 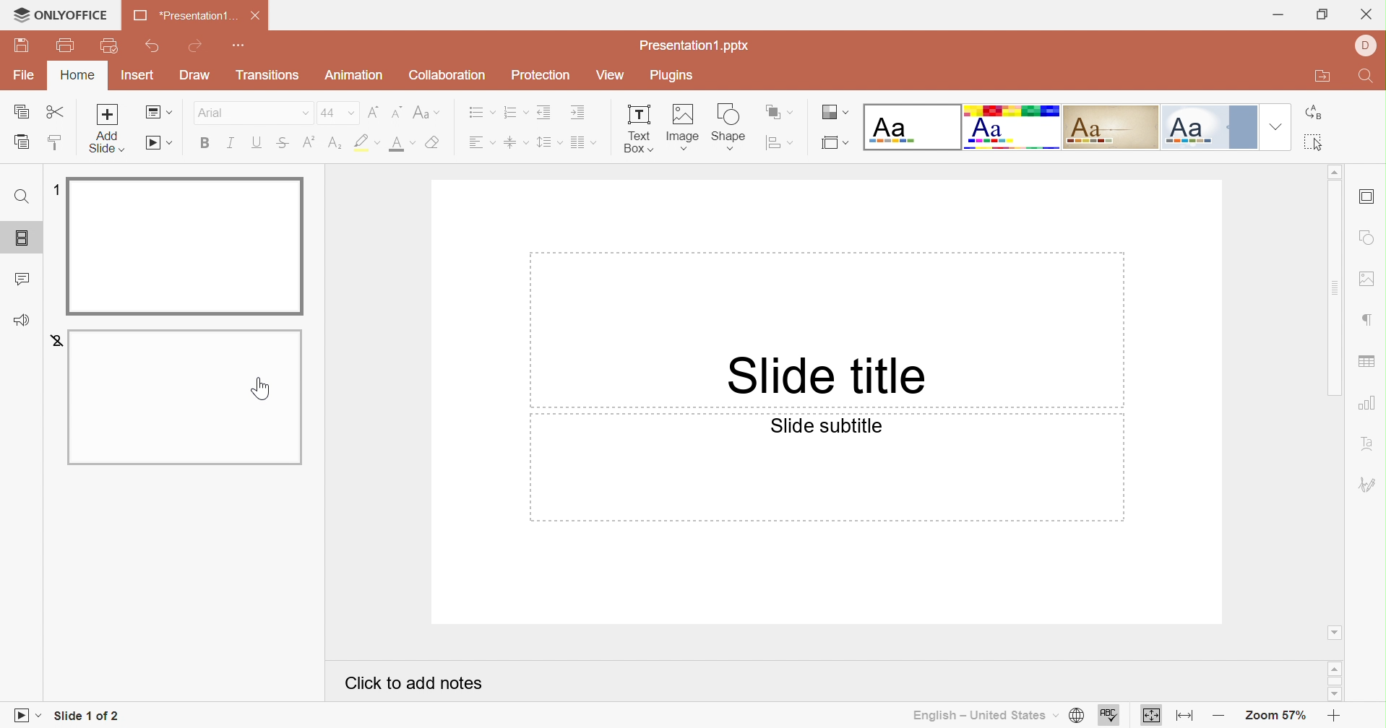 What do you see at coordinates (25, 278) in the screenshot?
I see `Comments` at bounding box center [25, 278].